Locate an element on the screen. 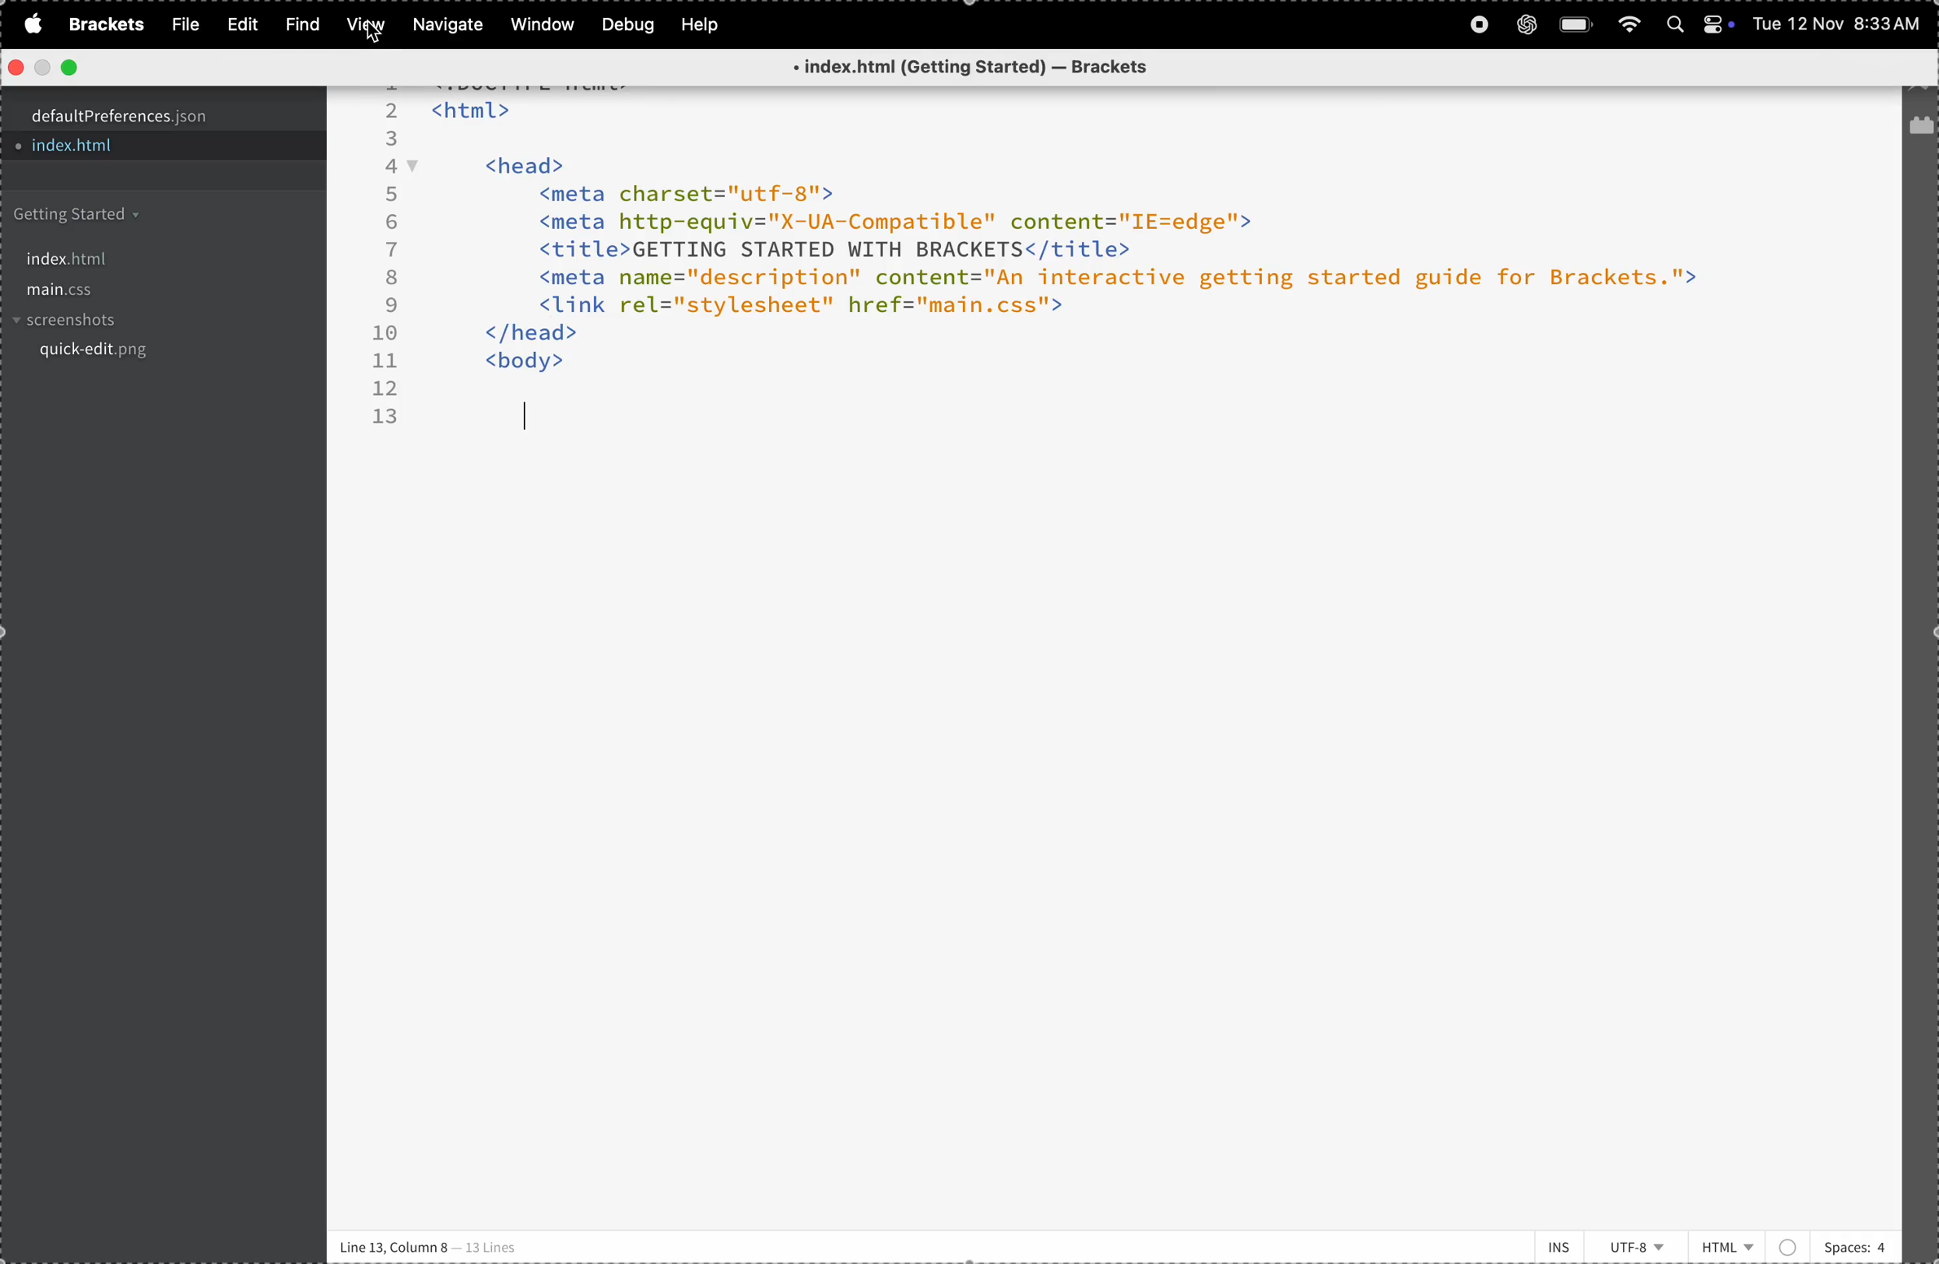 This screenshot has width=1939, height=1264. find is located at coordinates (298, 24).